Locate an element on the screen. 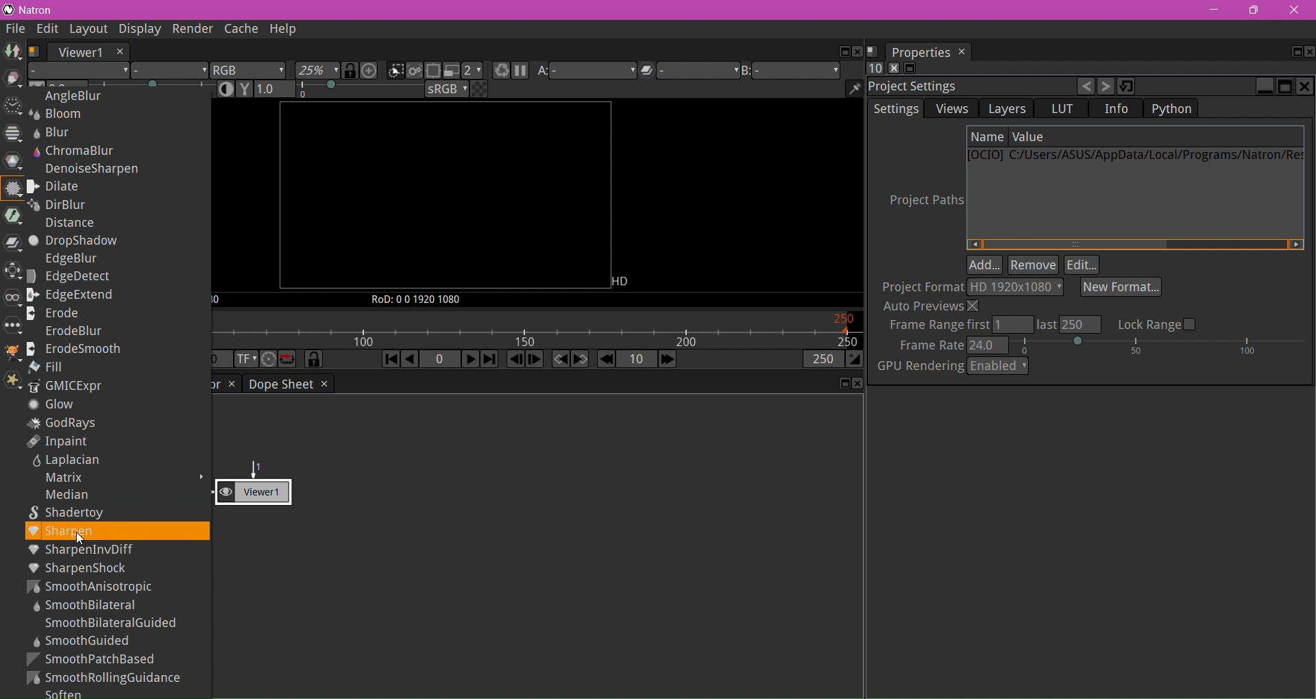 This screenshot has width=1316, height=699. Behavior to adopt when the playback hit the end of the range is located at coordinates (288, 359).